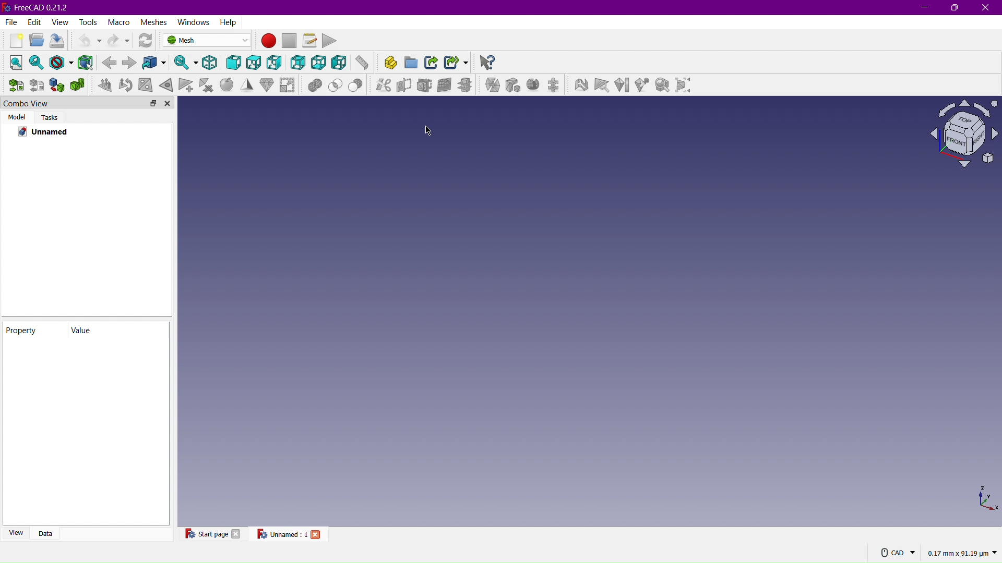  What do you see at coordinates (105, 84) in the screenshot?
I see `Harmonize normals` at bounding box center [105, 84].